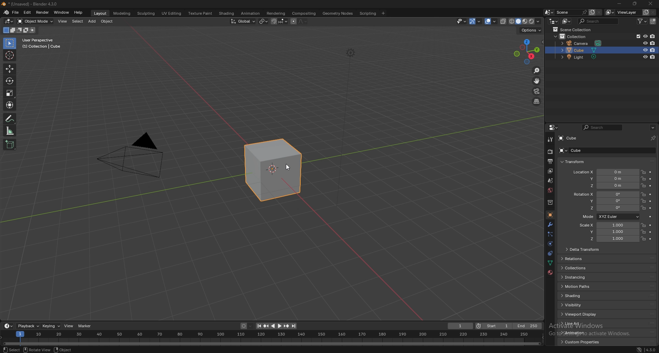  What do you see at coordinates (495, 327) in the screenshot?
I see `start` at bounding box center [495, 327].